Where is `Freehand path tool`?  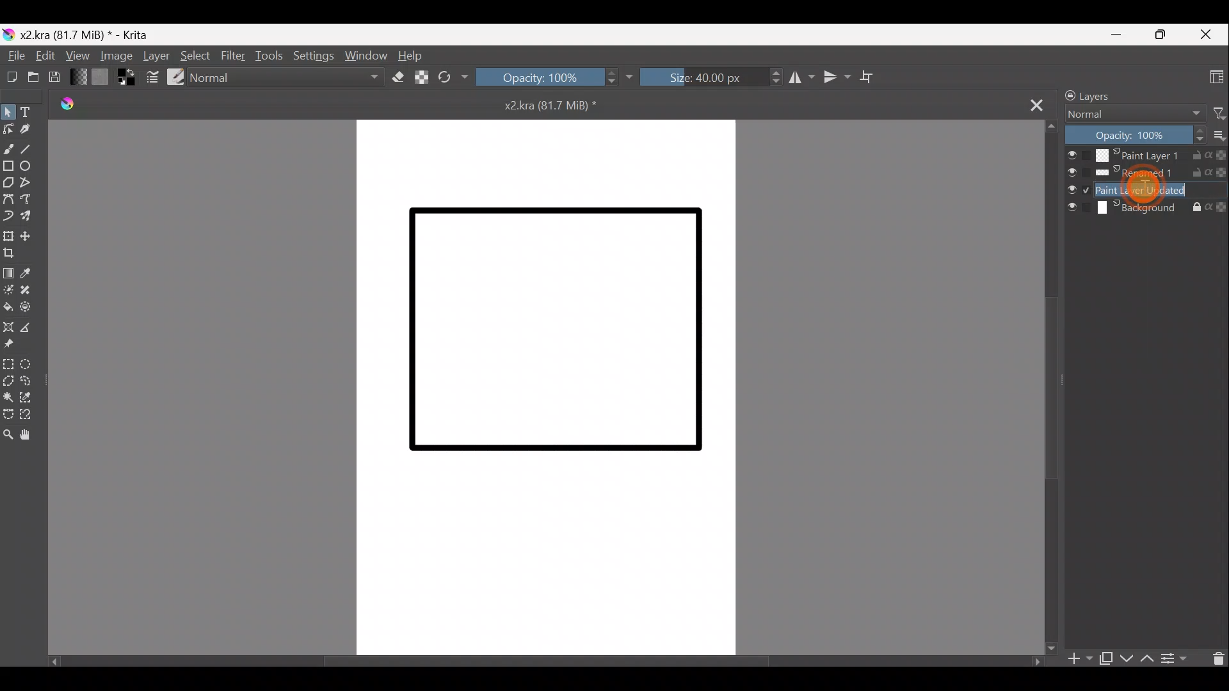 Freehand path tool is located at coordinates (31, 203).